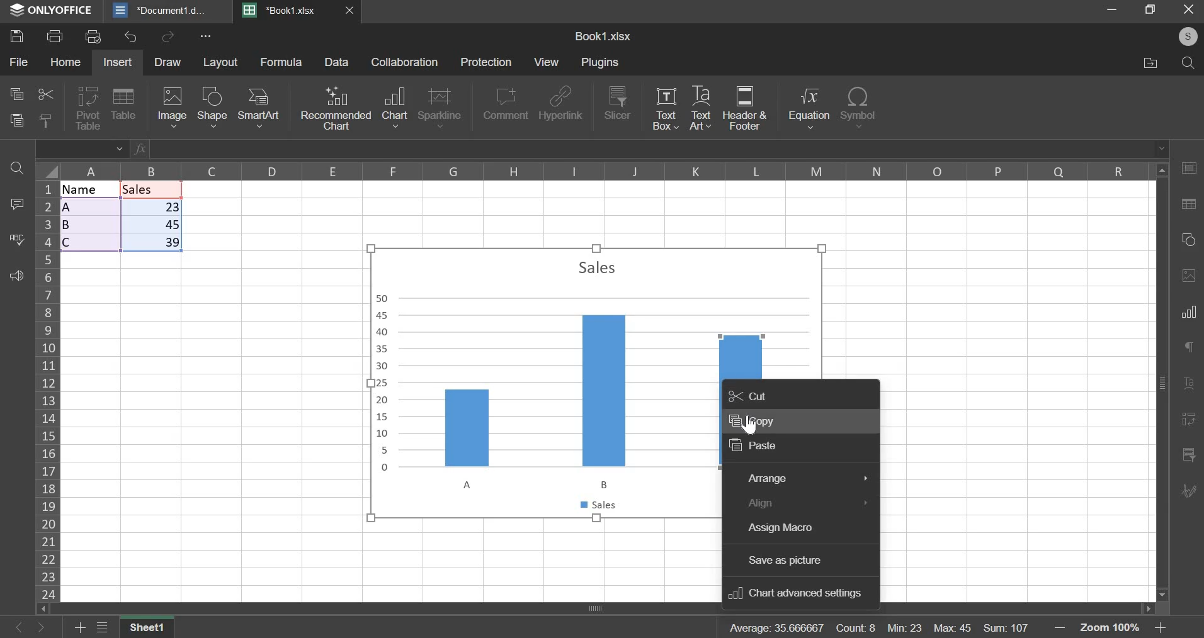  Describe the element at coordinates (19, 206) in the screenshot. I see `comment` at that location.